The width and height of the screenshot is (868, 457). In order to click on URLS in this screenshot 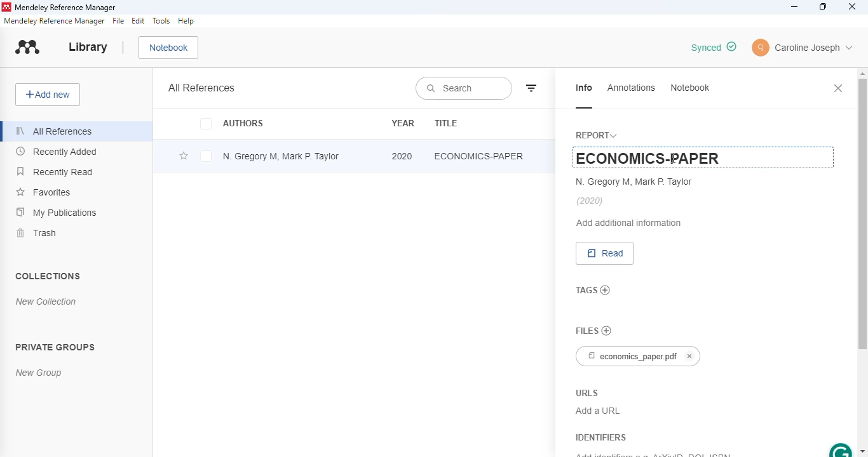, I will do `click(587, 392)`.